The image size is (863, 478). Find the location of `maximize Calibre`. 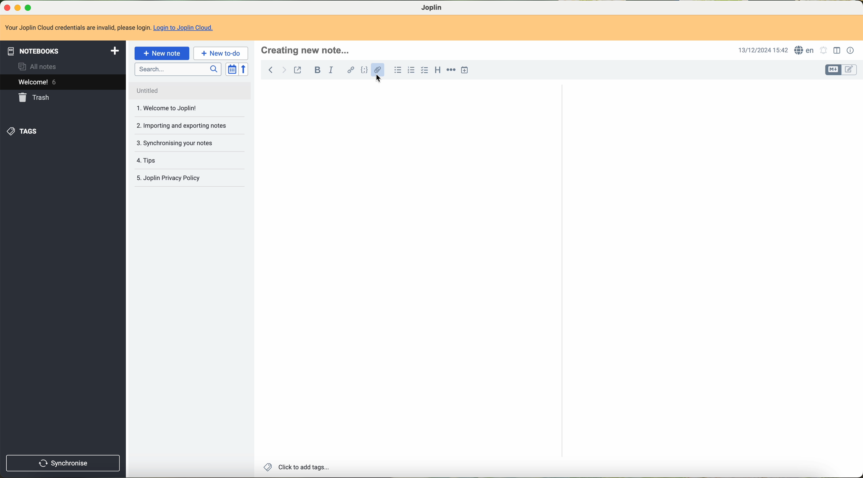

maximize Calibre is located at coordinates (29, 6).